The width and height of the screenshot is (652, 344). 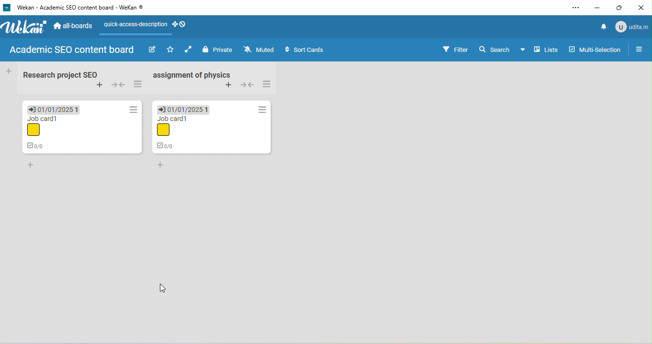 What do you see at coordinates (602, 26) in the screenshot?
I see `notification` at bounding box center [602, 26].